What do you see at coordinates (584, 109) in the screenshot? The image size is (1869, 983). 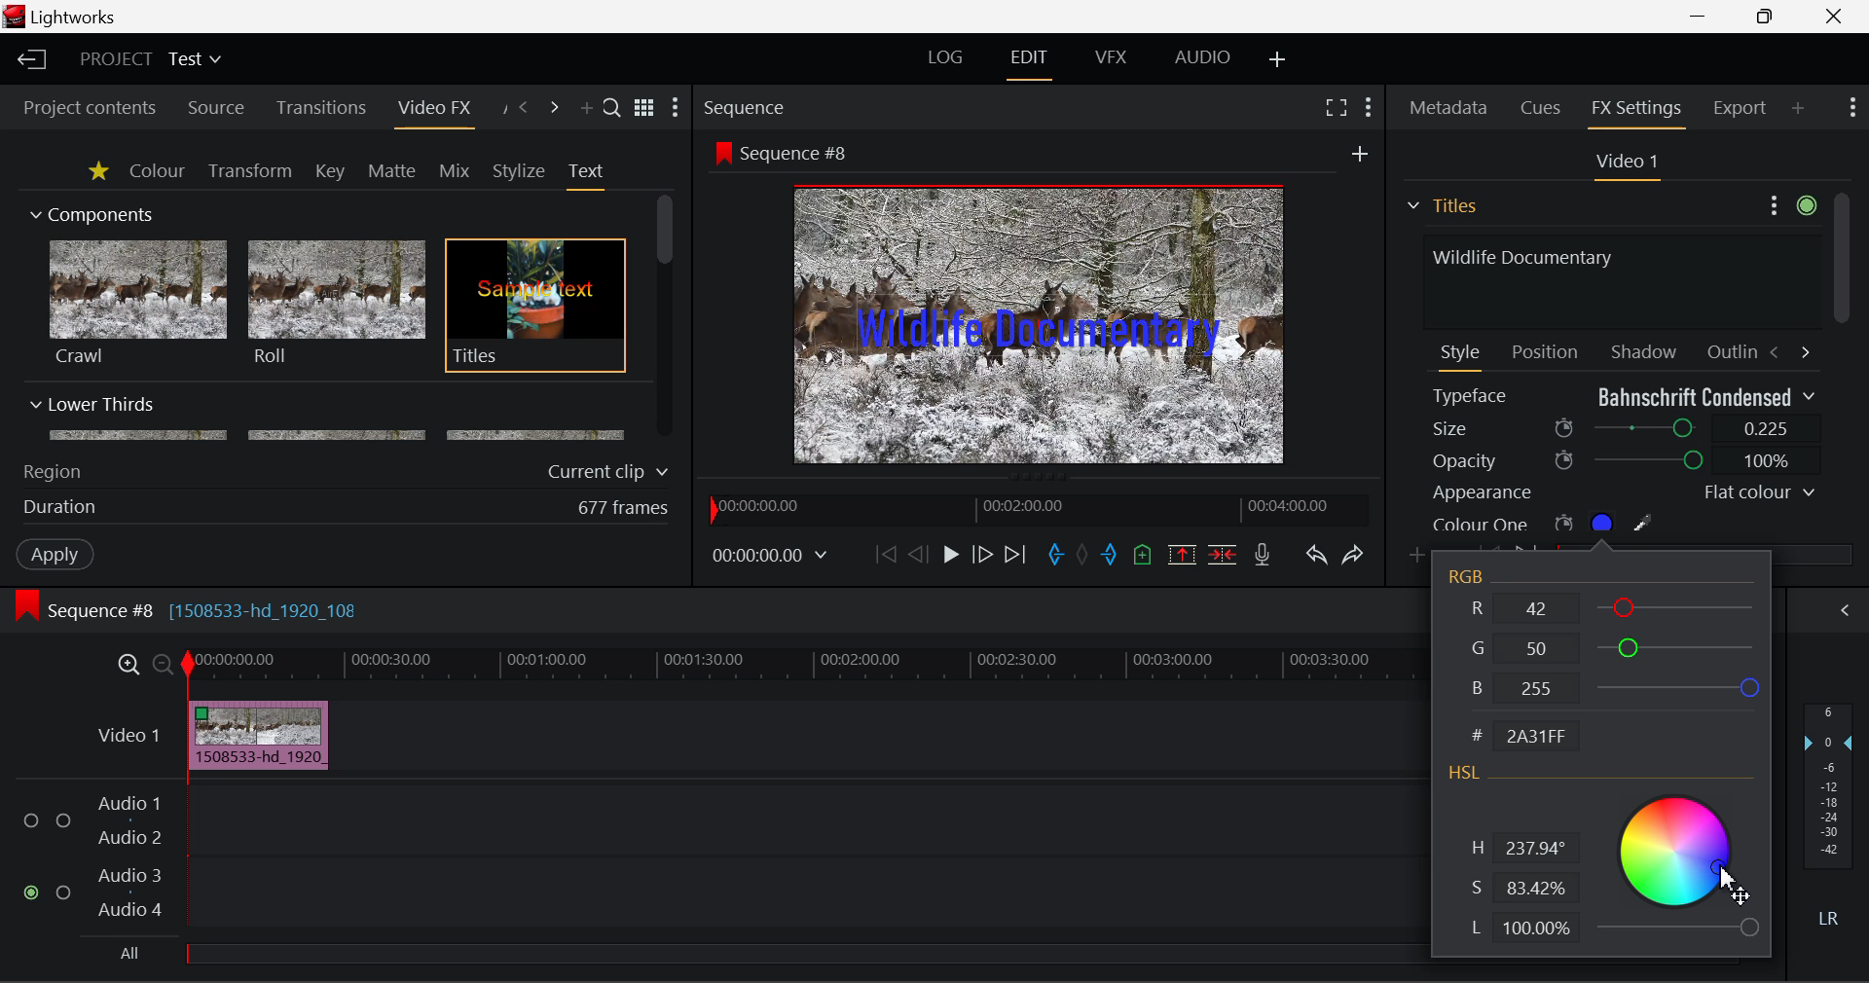 I see `Add Panel` at bounding box center [584, 109].